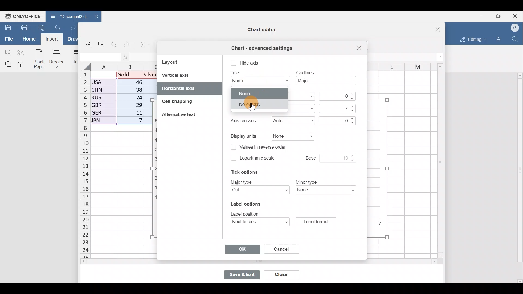 This screenshot has width=523, height=294. Describe the element at coordinates (82, 165) in the screenshot. I see `Rows` at that location.